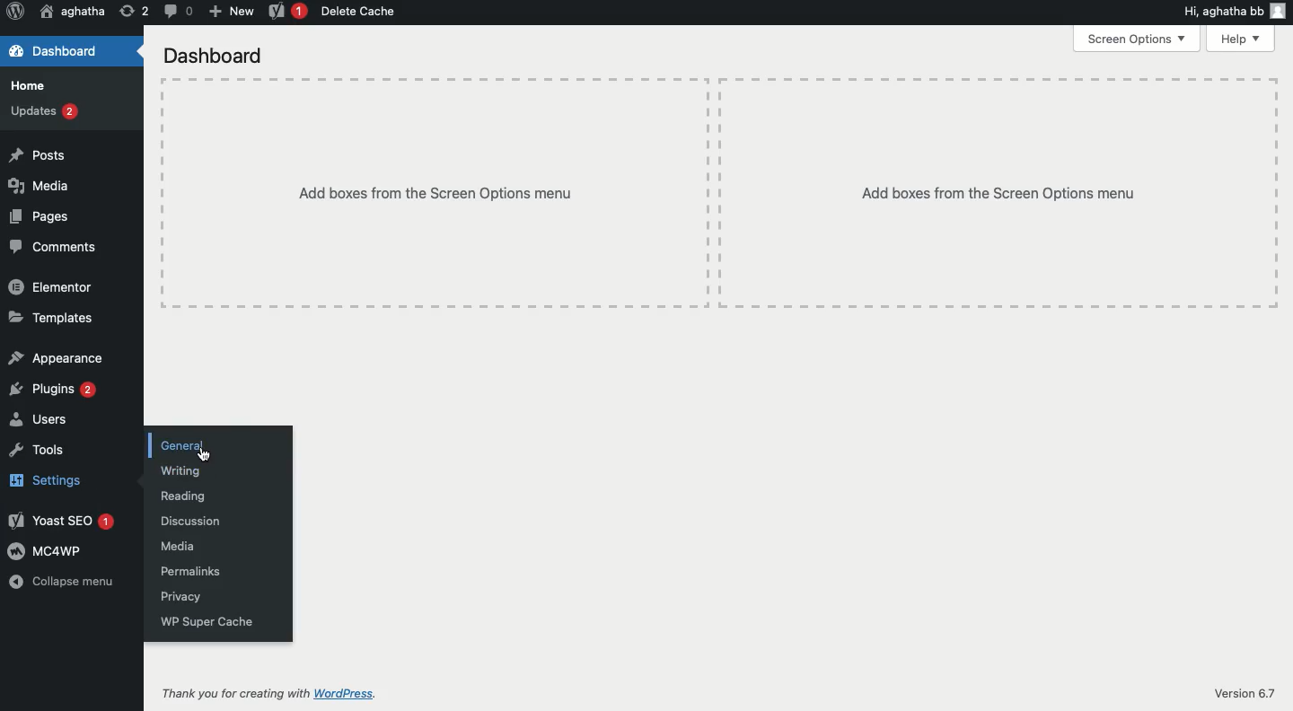 The image size is (1293, 711). I want to click on Table line, so click(721, 78).